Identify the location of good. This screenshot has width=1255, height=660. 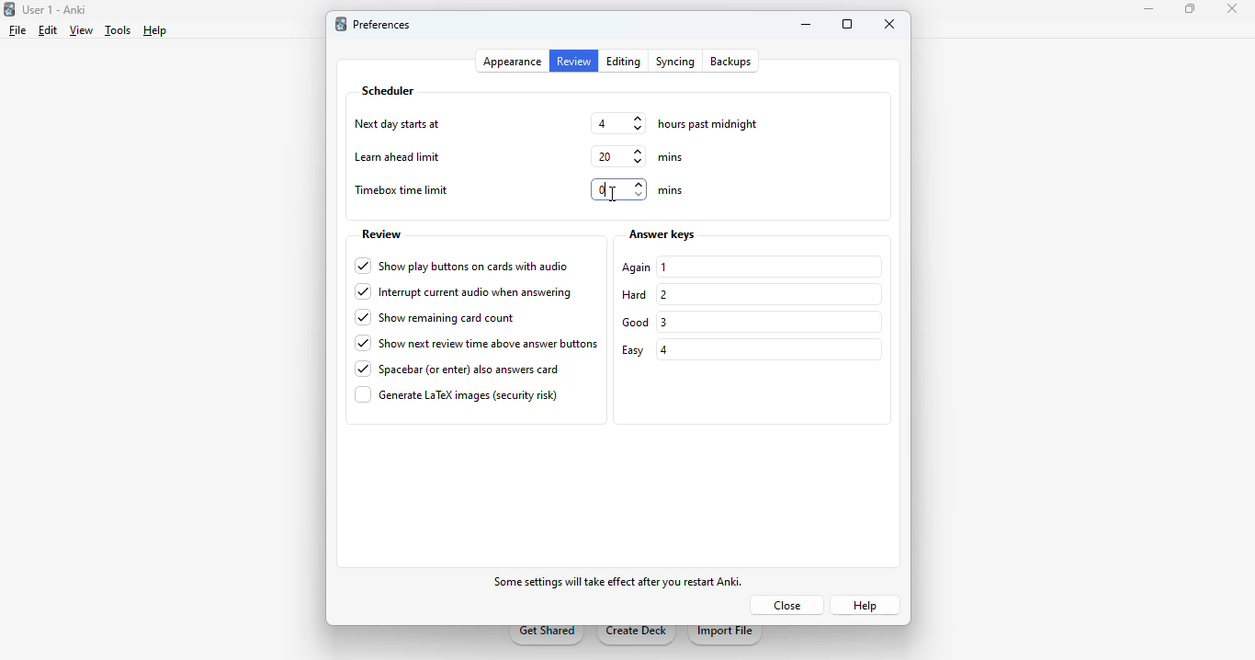
(637, 322).